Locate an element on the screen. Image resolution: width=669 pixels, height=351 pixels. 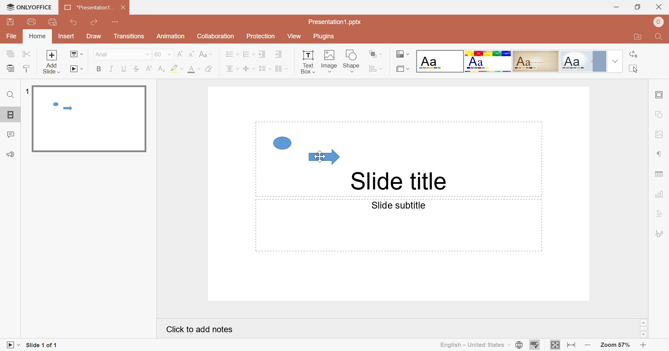
Blank is located at coordinates (440, 62).